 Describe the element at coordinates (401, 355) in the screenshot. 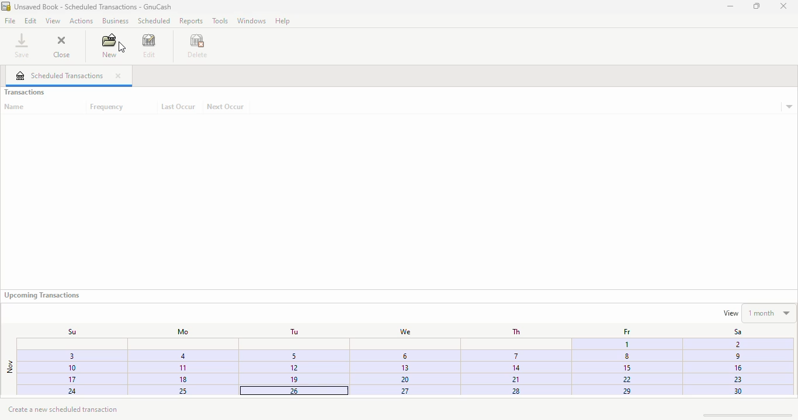

I see `3` at that location.